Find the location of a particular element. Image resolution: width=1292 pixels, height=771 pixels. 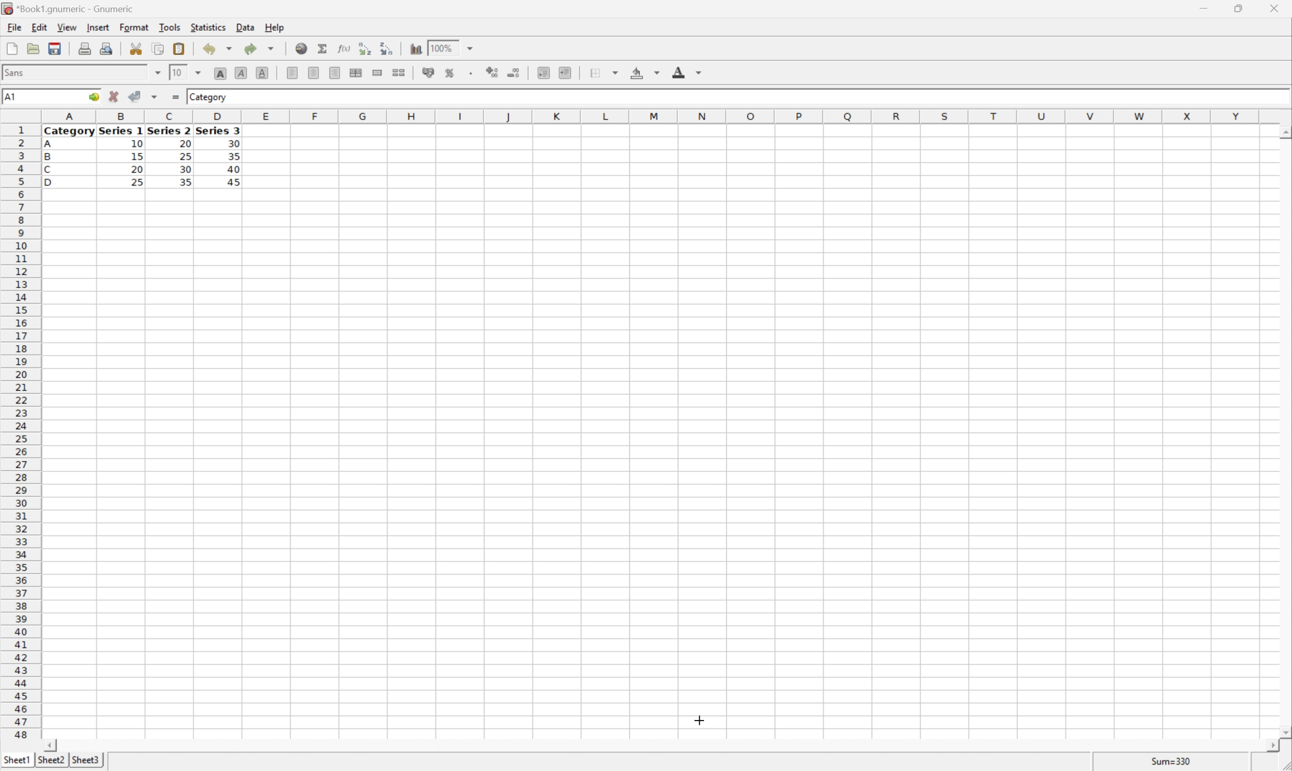

A is located at coordinates (49, 145).